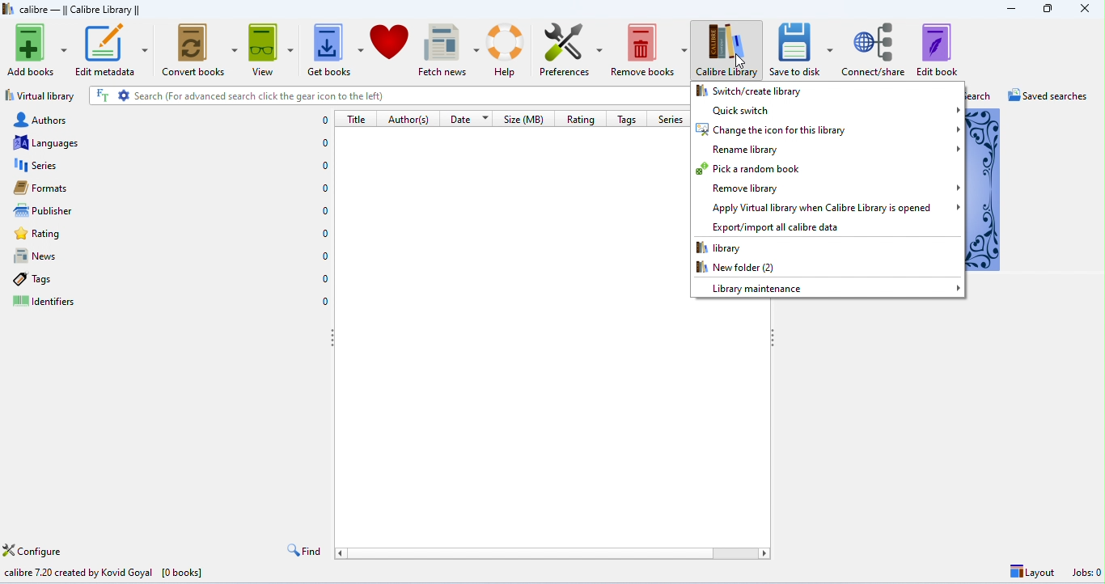  What do you see at coordinates (169, 278) in the screenshot?
I see `tags` at bounding box center [169, 278].